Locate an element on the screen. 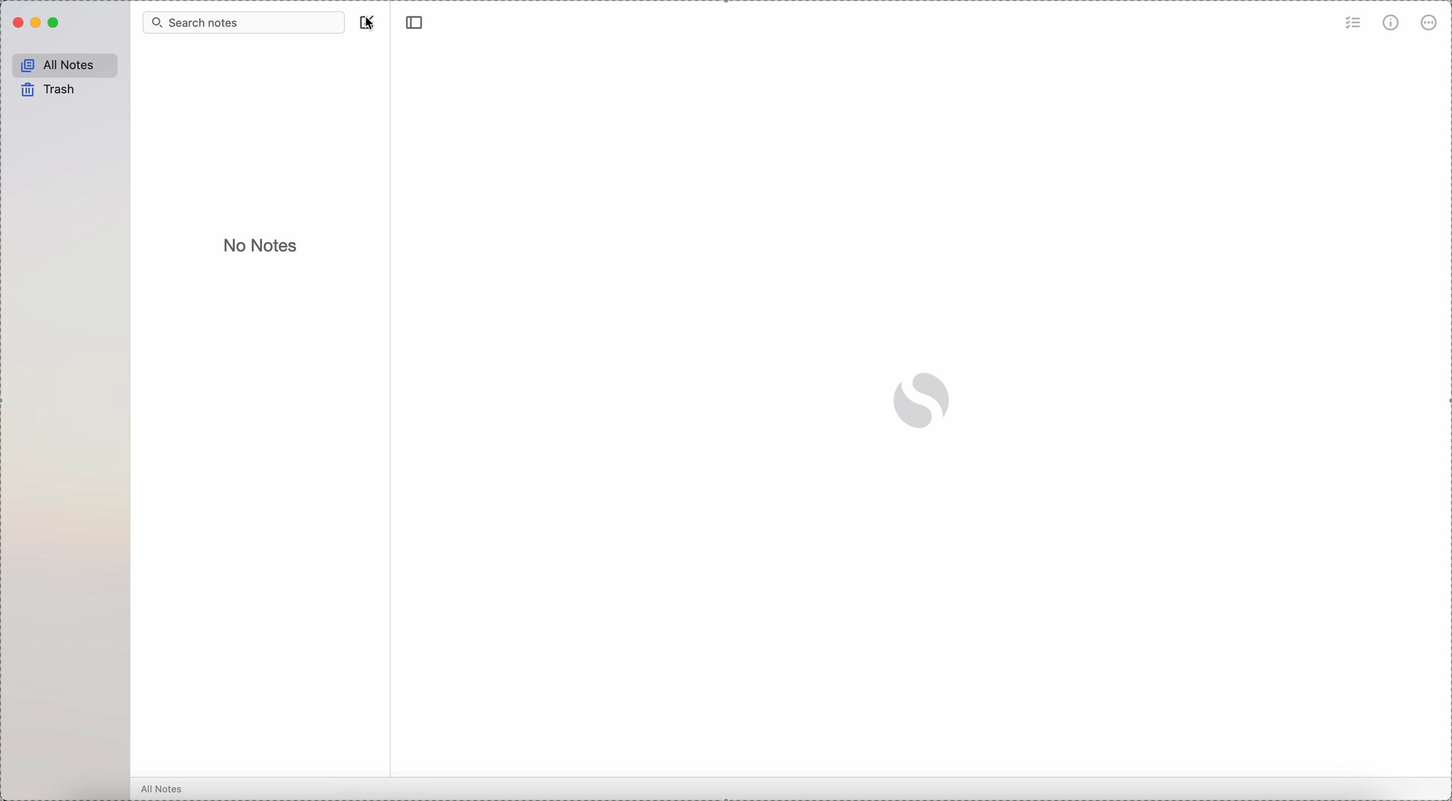 This screenshot has height=801, width=1452. all notes is located at coordinates (62, 63).